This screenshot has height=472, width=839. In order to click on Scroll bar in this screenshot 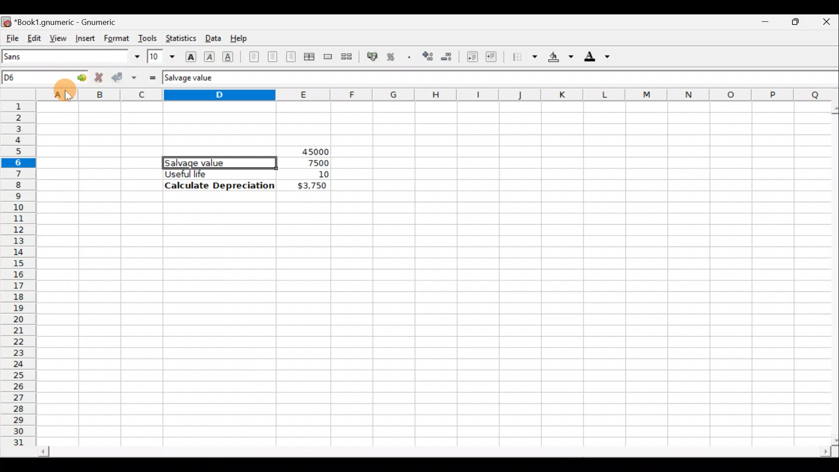, I will do `click(829, 274)`.